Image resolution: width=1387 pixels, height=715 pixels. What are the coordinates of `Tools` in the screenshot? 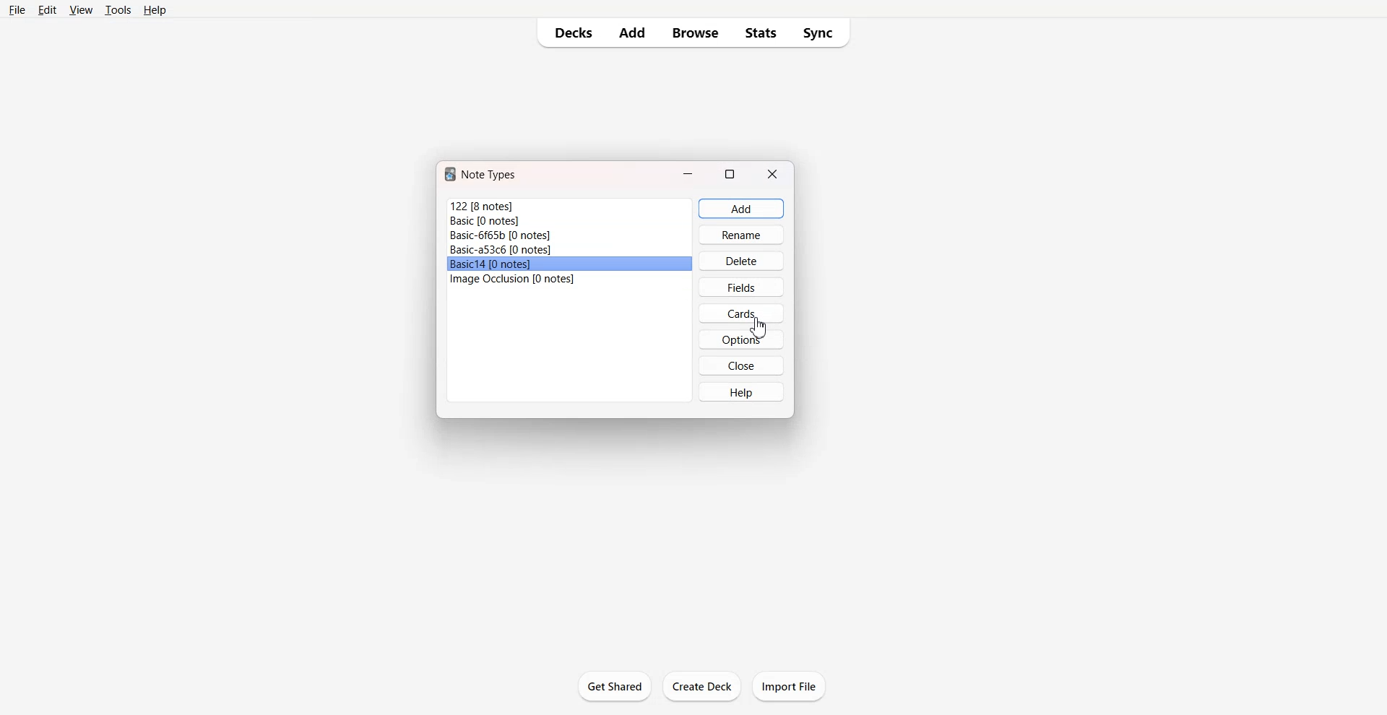 It's located at (118, 10).